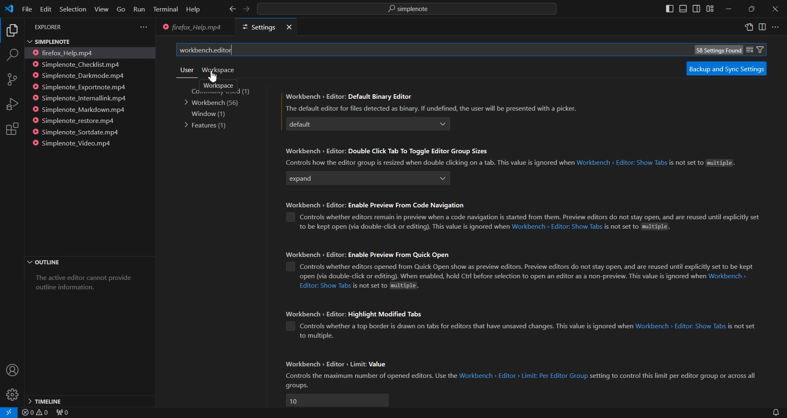 This screenshot has width=787, height=418. Describe the element at coordinates (421, 50) in the screenshot. I see `Workbench editor` at that location.